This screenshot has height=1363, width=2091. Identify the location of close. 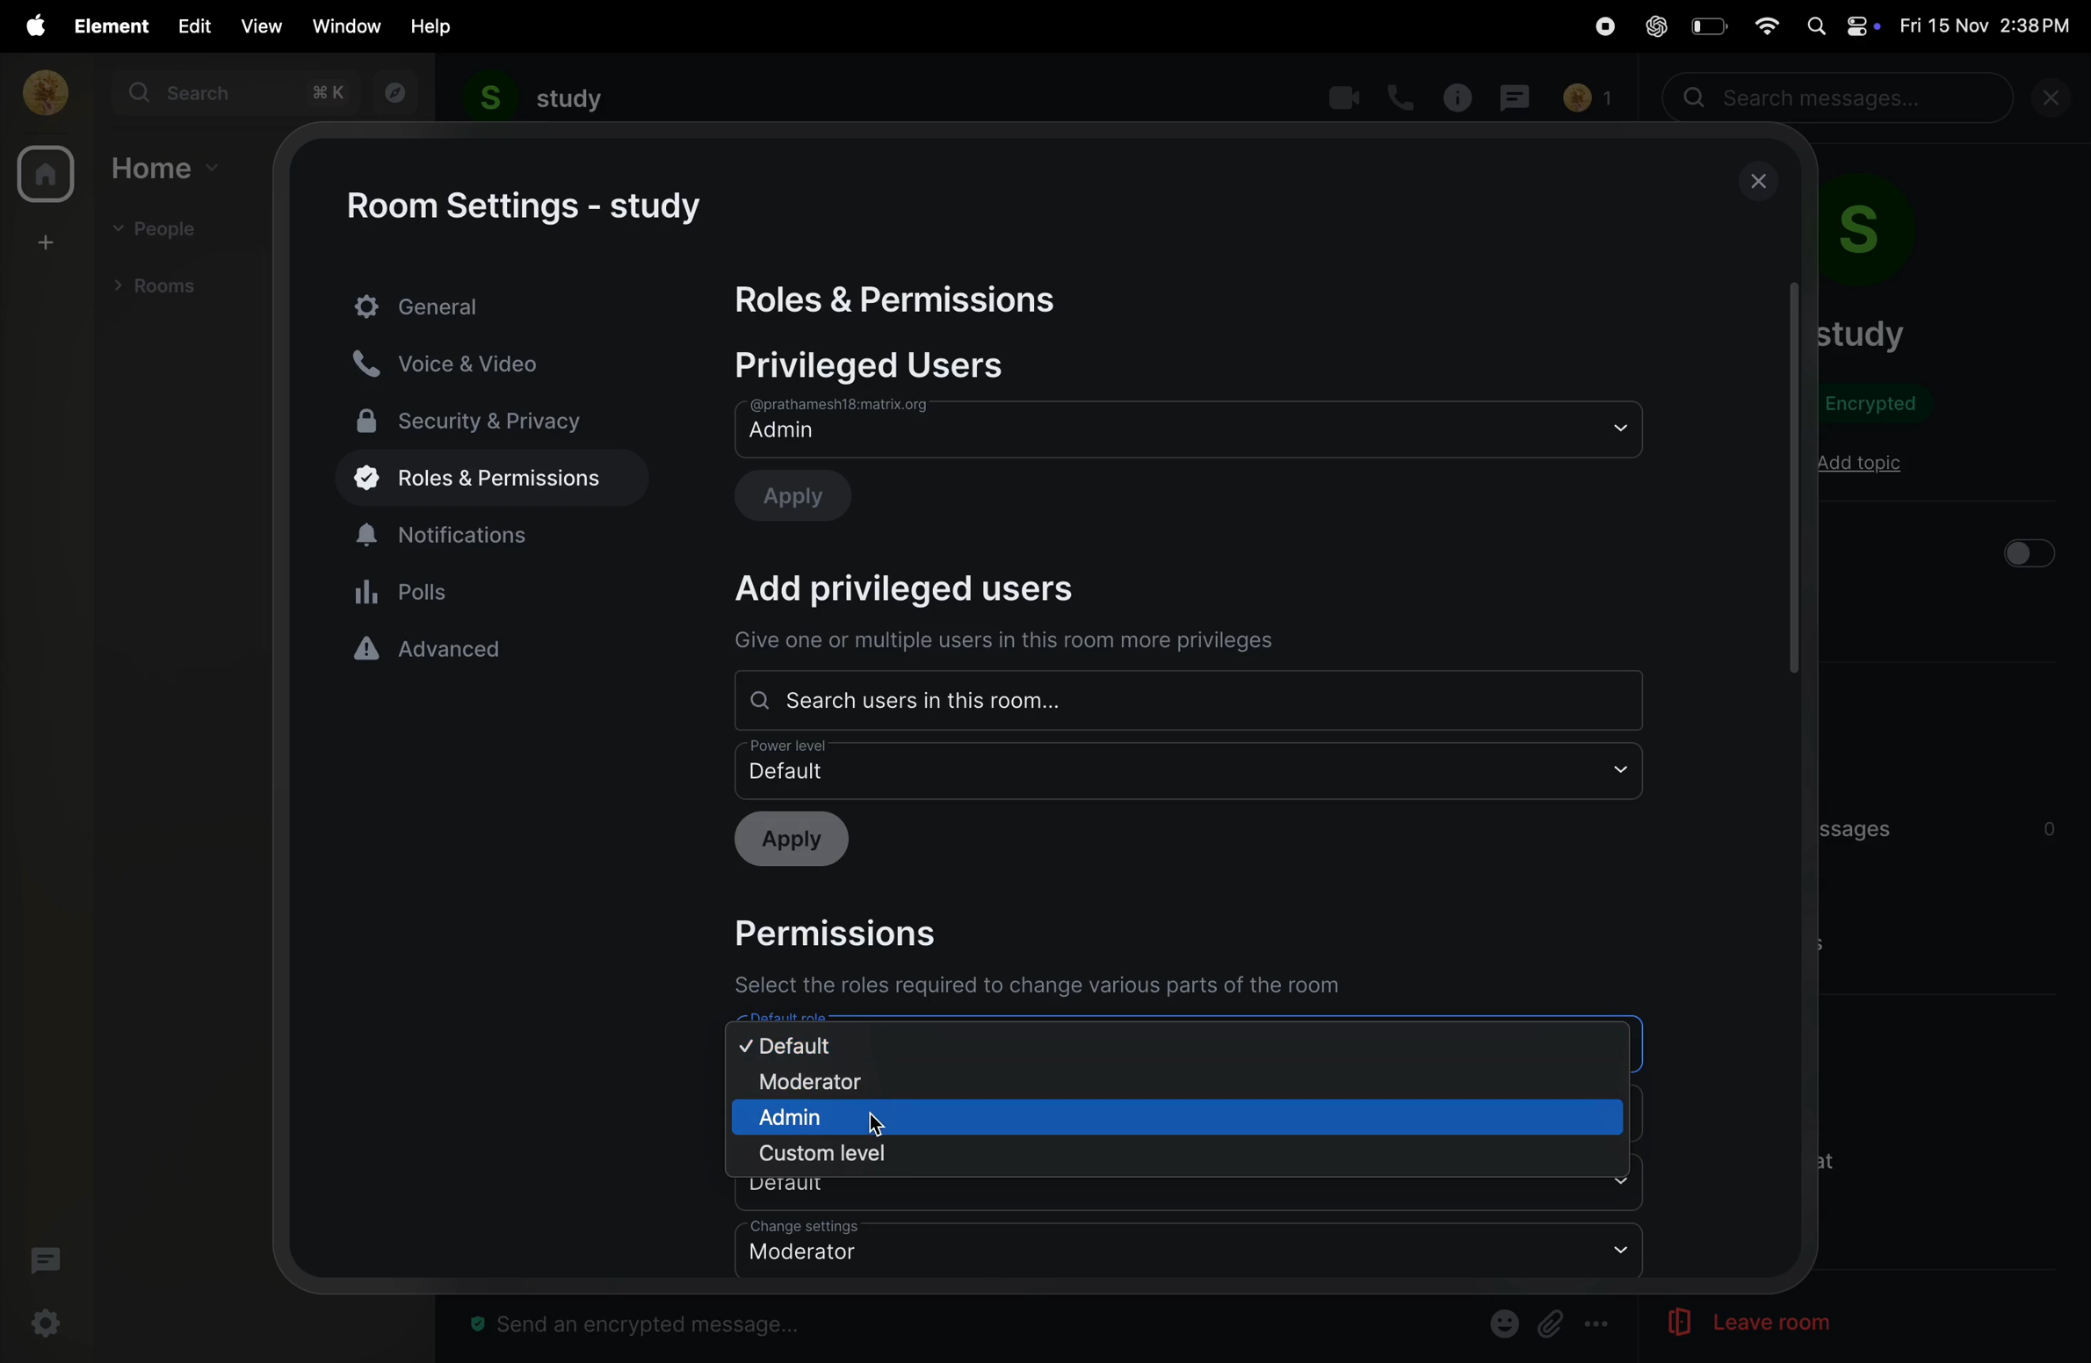
(1761, 182).